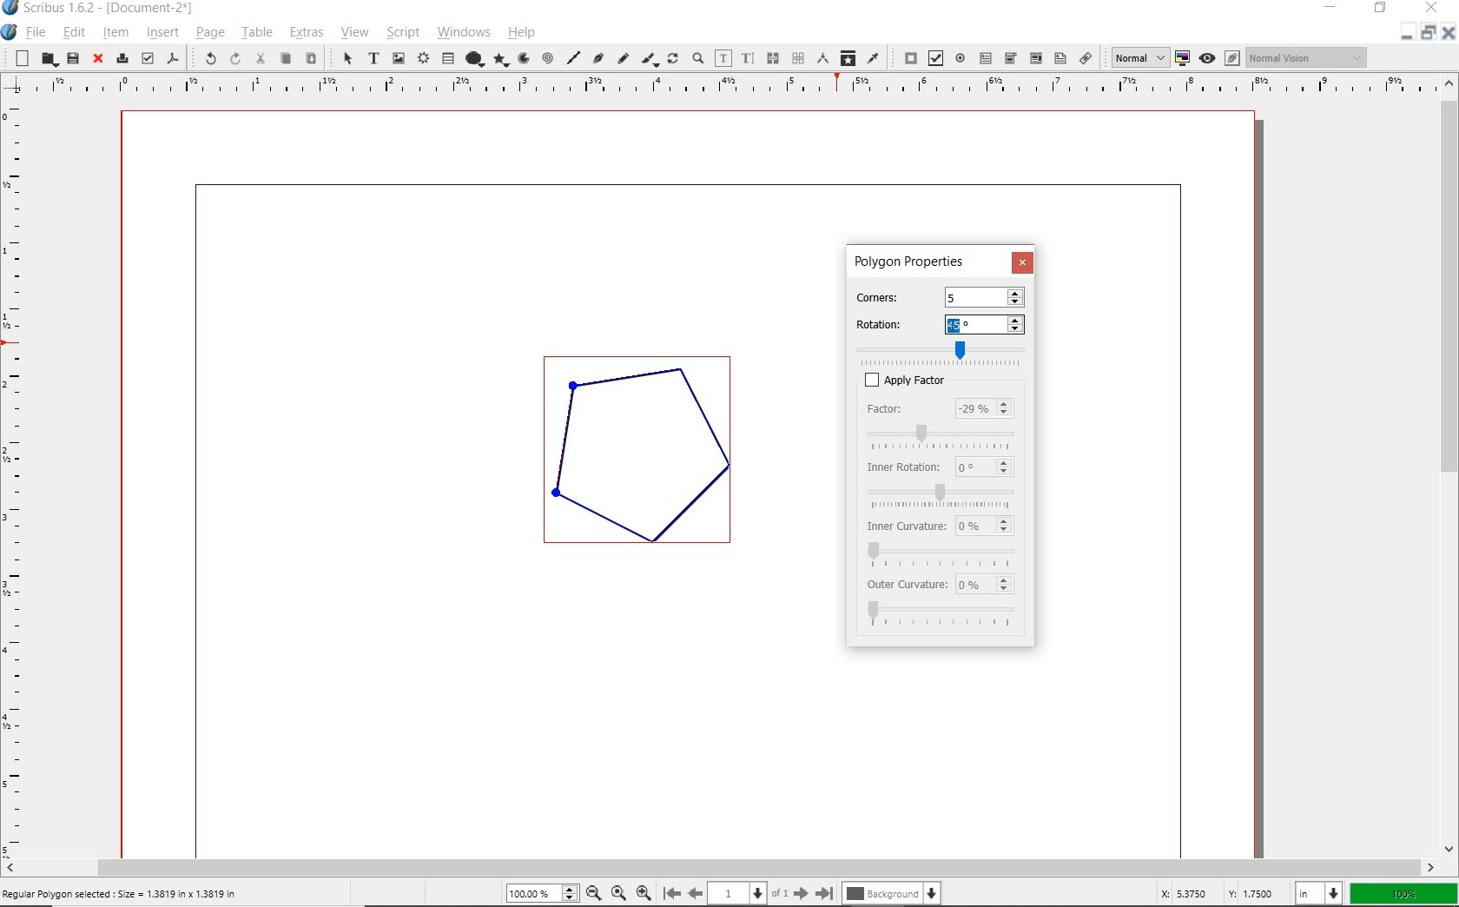  What do you see at coordinates (36, 32) in the screenshot?
I see `file` at bounding box center [36, 32].